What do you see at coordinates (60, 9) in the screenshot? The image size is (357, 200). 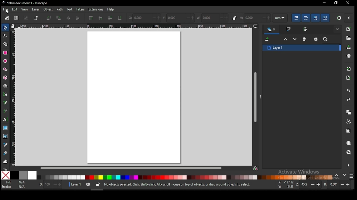 I see `path` at bounding box center [60, 9].